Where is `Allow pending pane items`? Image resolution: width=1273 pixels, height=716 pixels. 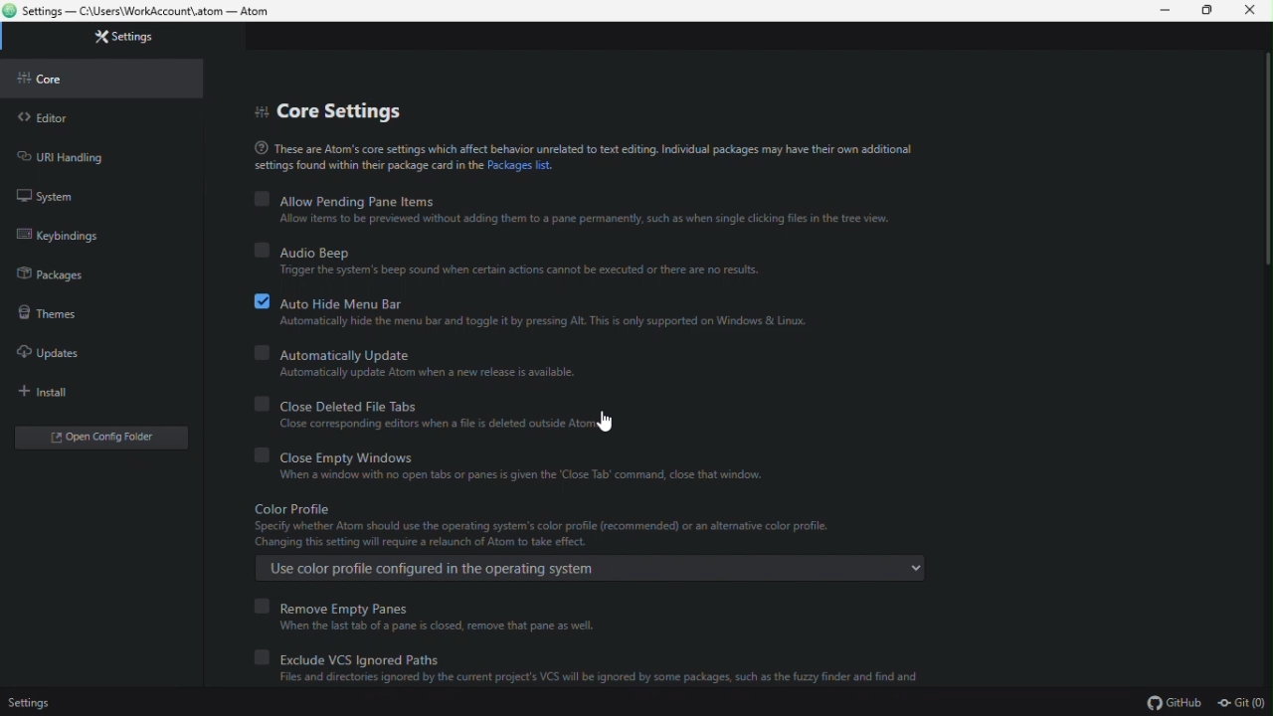 Allow pending pane items is located at coordinates (354, 197).